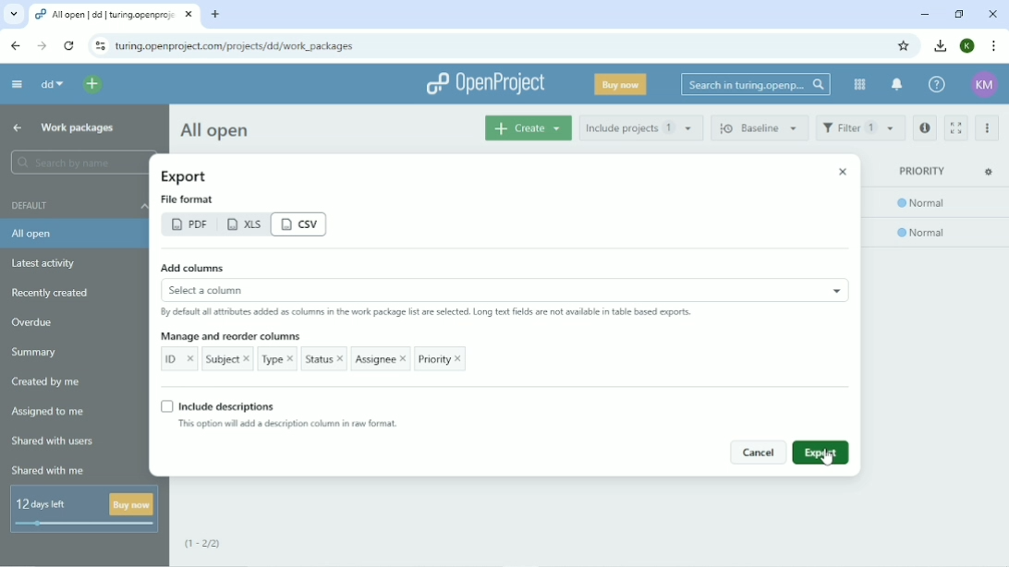 Image resolution: width=1009 pixels, height=567 pixels. Describe the element at coordinates (55, 292) in the screenshot. I see `Recently created` at that location.